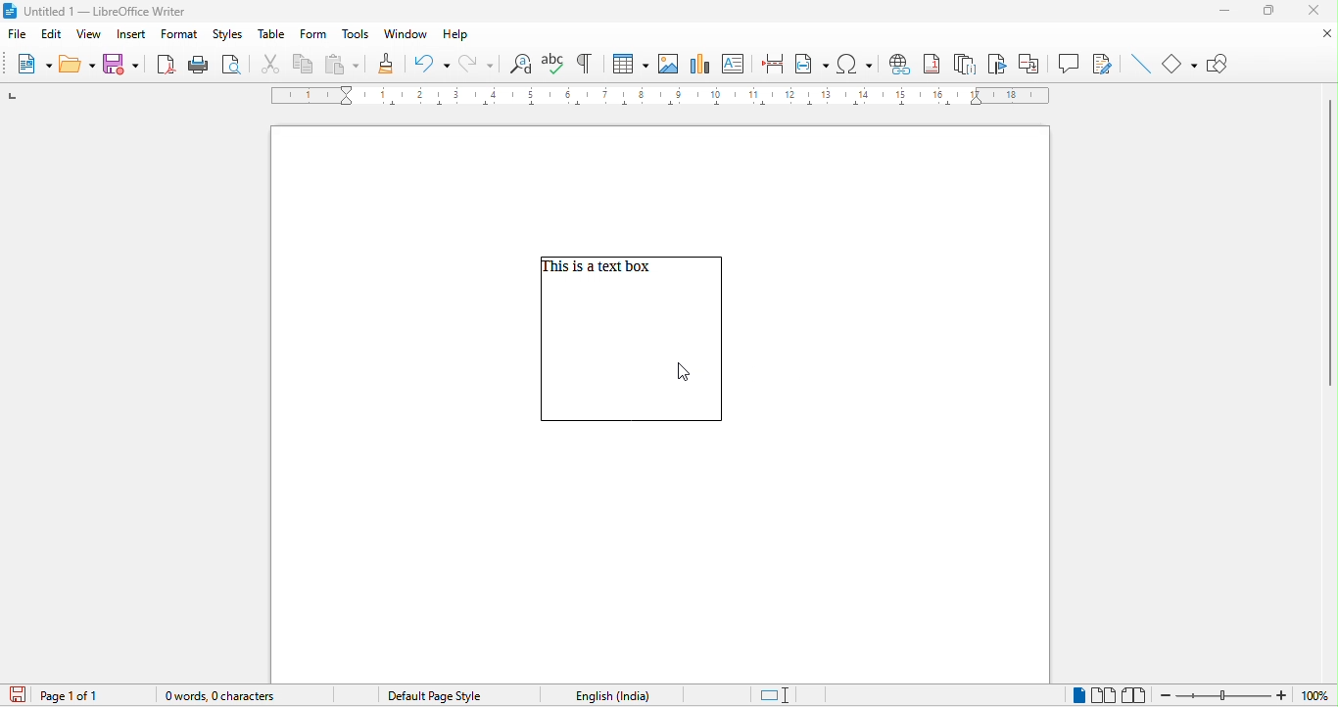  What do you see at coordinates (270, 36) in the screenshot?
I see `table` at bounding box center [270, 36].